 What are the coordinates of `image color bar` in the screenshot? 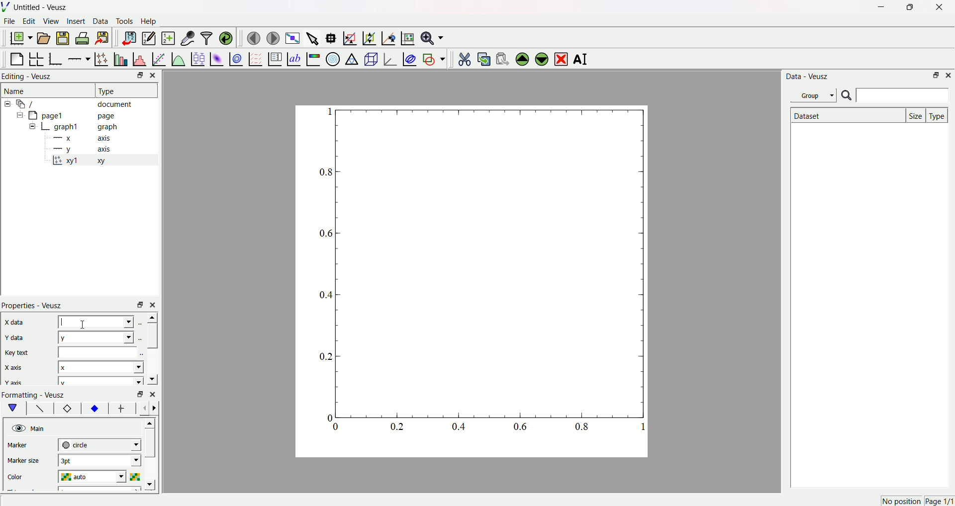 It's located at (313, 59).